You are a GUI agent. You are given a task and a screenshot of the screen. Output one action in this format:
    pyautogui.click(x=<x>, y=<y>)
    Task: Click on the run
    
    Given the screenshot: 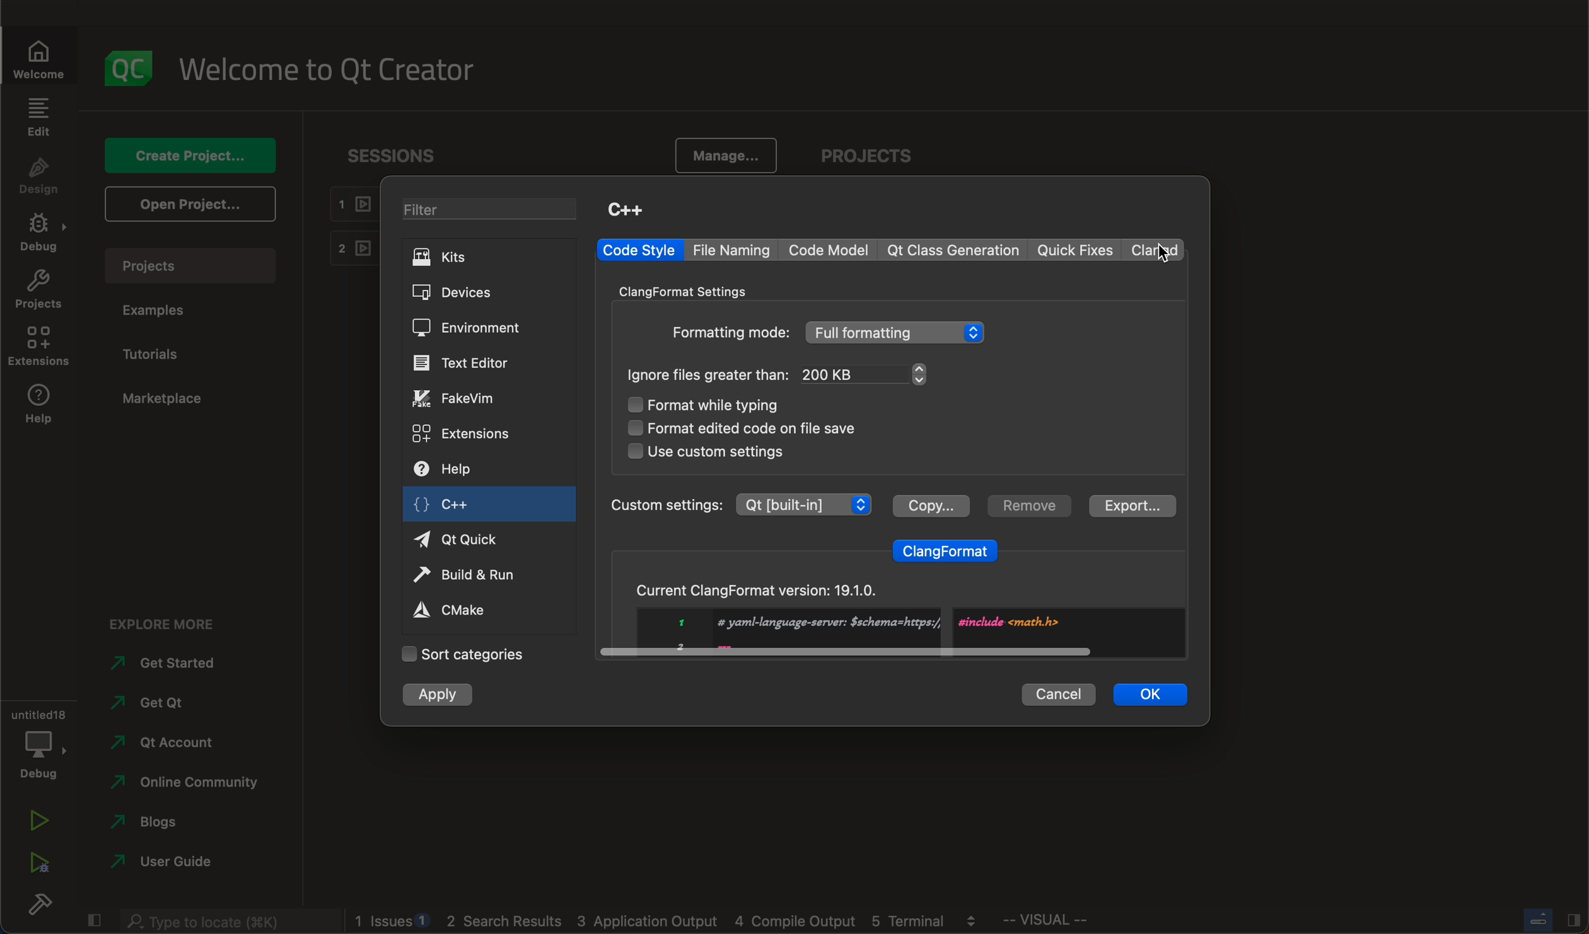 What is the action you would take?
    pyautogui.click(x=39, y=819)
    